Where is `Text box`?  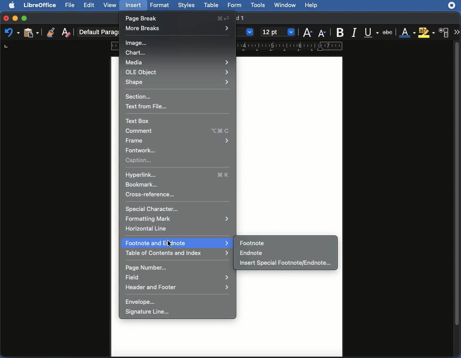 Text box is located at coordinates (137, 120).